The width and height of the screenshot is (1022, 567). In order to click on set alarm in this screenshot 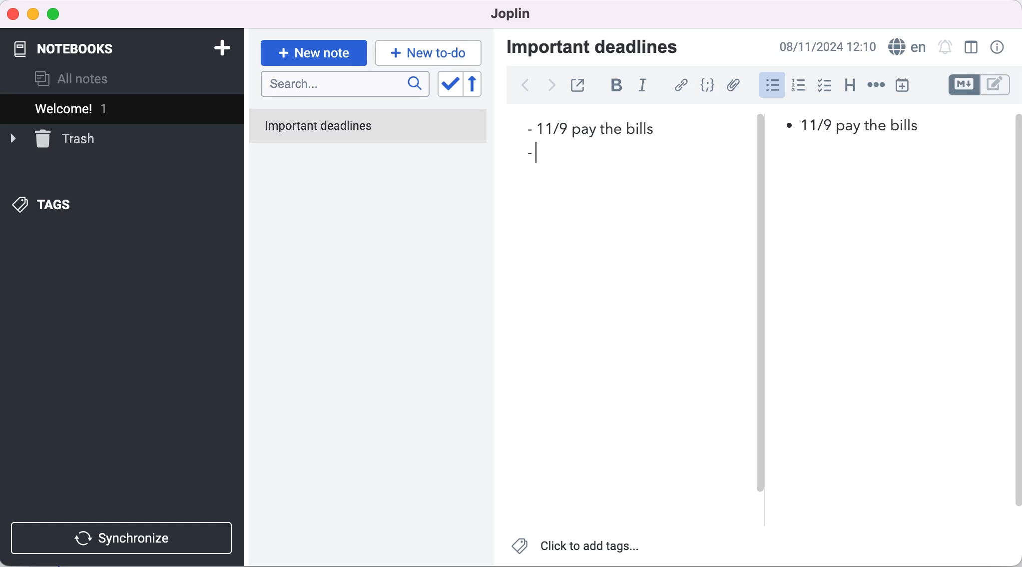, I will do `click(943, 48)`.